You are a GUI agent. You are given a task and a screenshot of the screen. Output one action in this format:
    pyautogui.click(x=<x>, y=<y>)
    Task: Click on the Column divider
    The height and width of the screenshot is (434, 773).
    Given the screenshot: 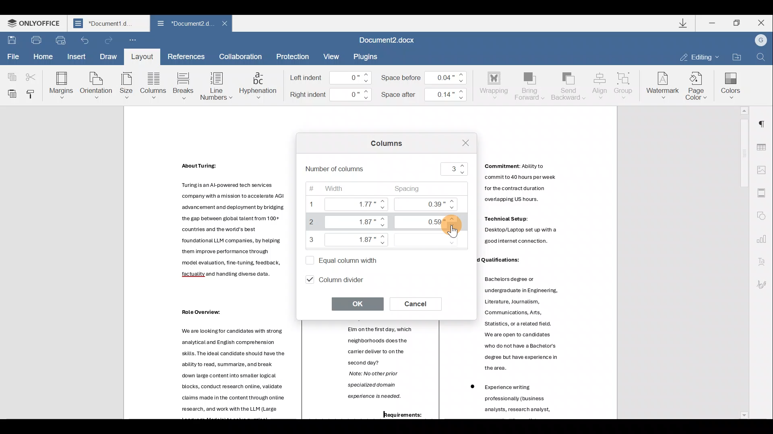 What is the action you would take?
    pyautogui.click(x=342, y=279)
    